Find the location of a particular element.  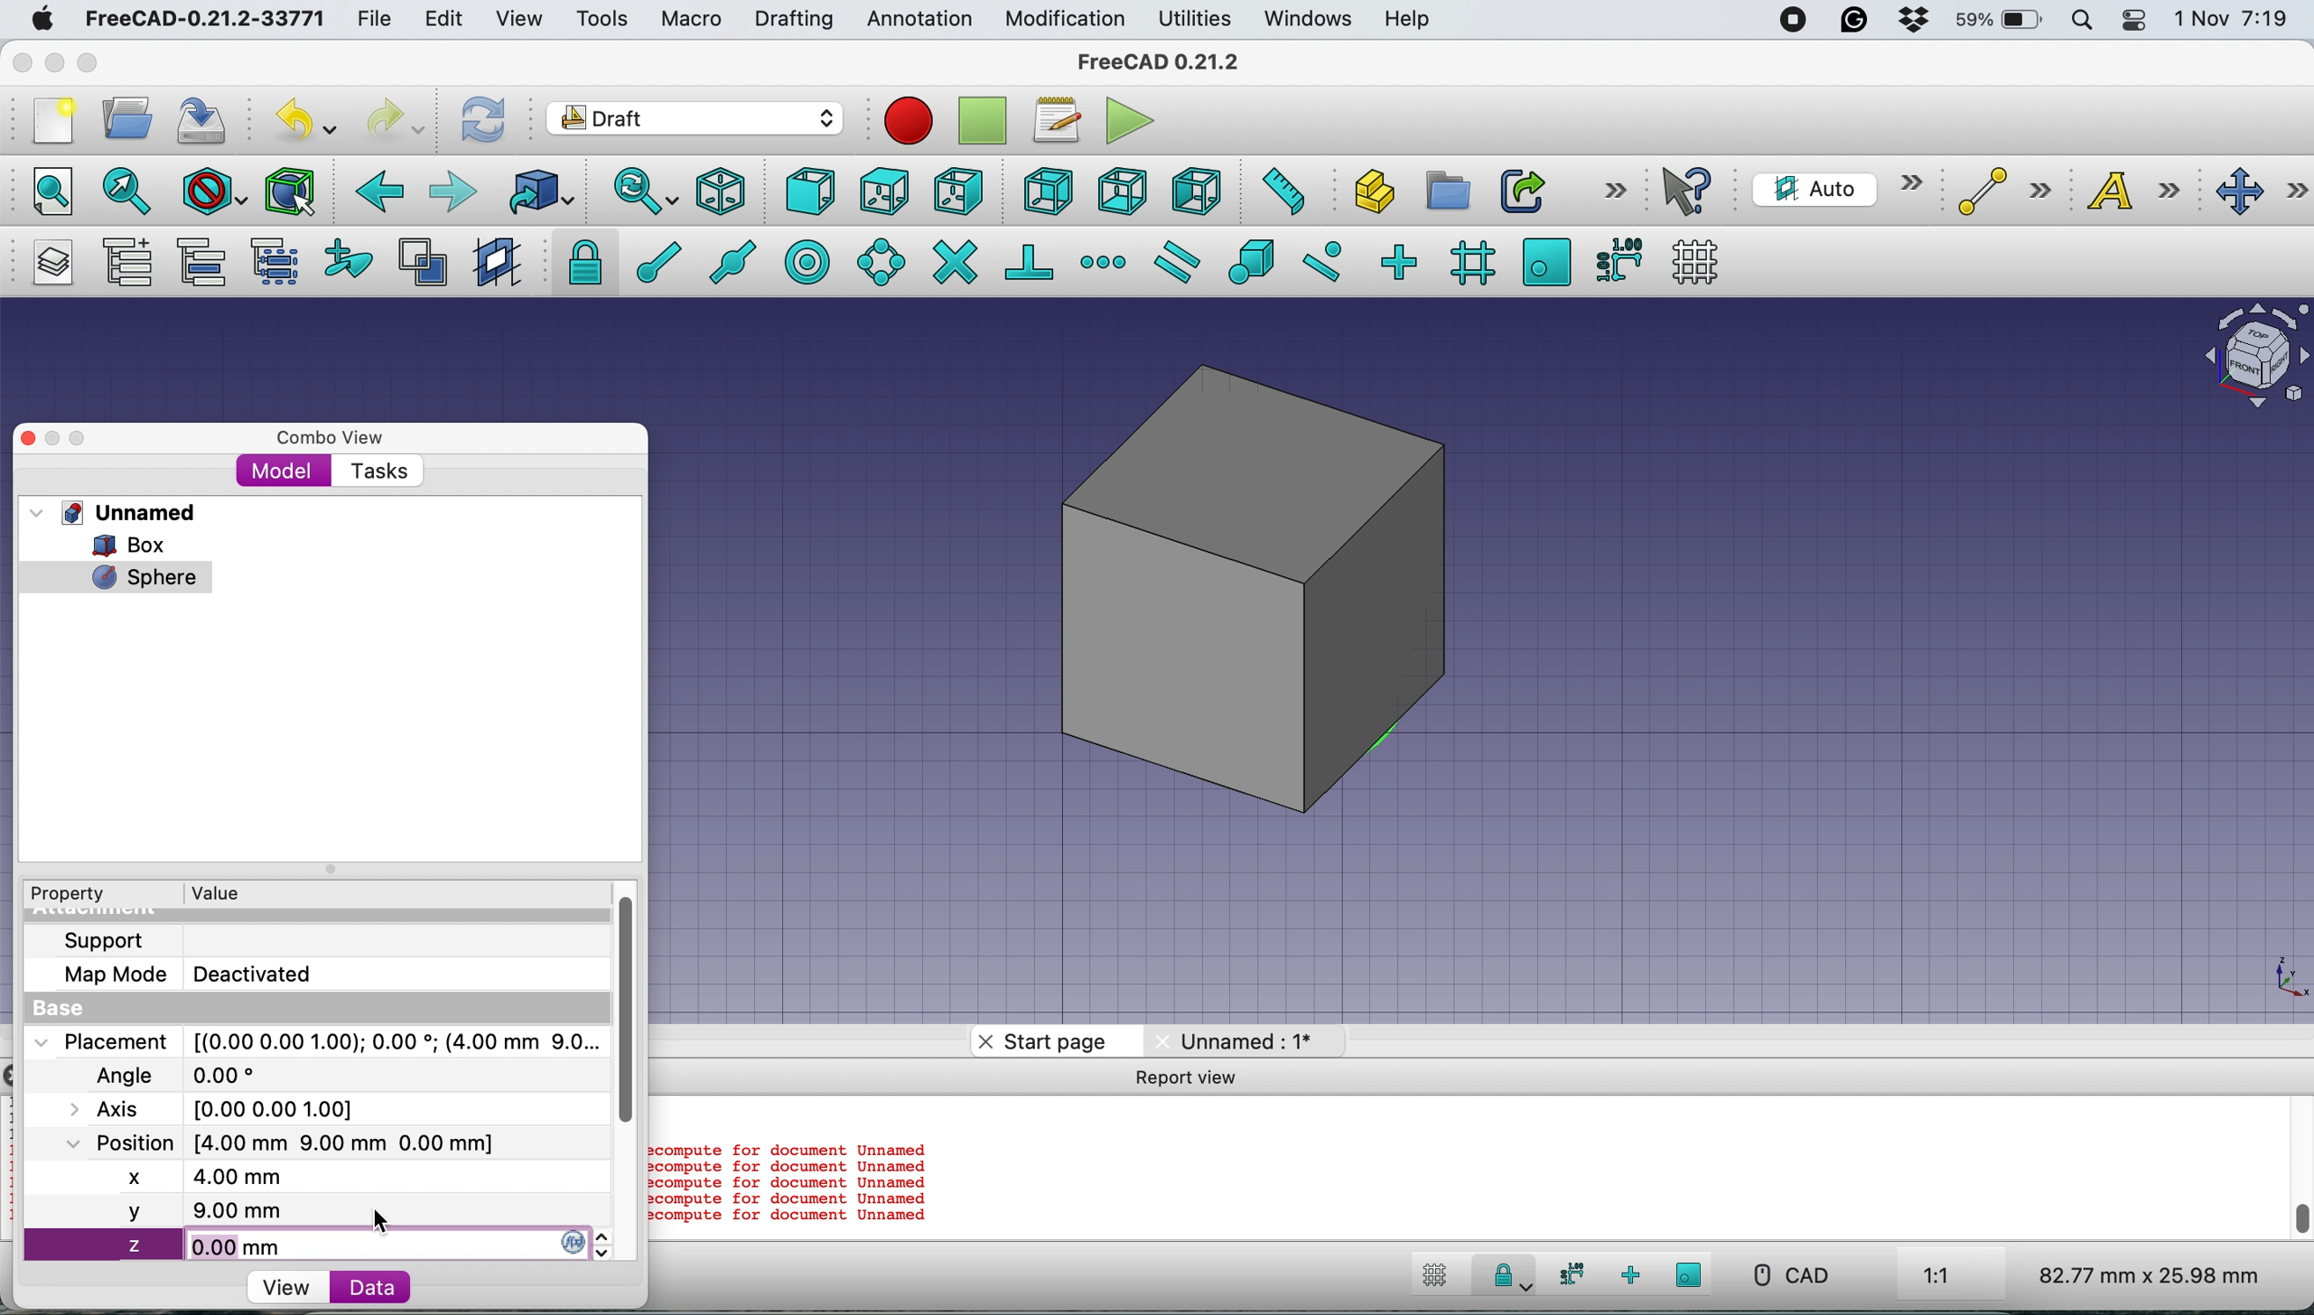

battery is located at coordinates (1993, 22).